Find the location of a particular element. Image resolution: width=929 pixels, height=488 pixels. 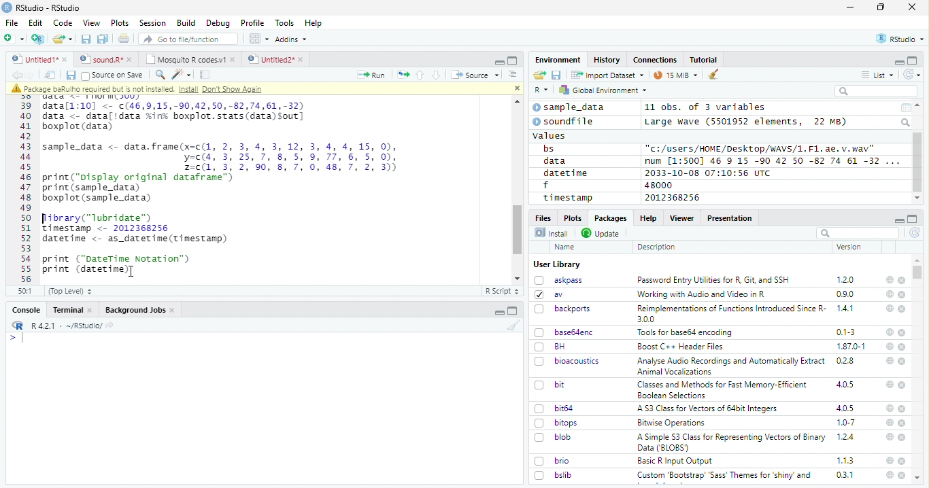

Console is located at coordinates (26, 310).